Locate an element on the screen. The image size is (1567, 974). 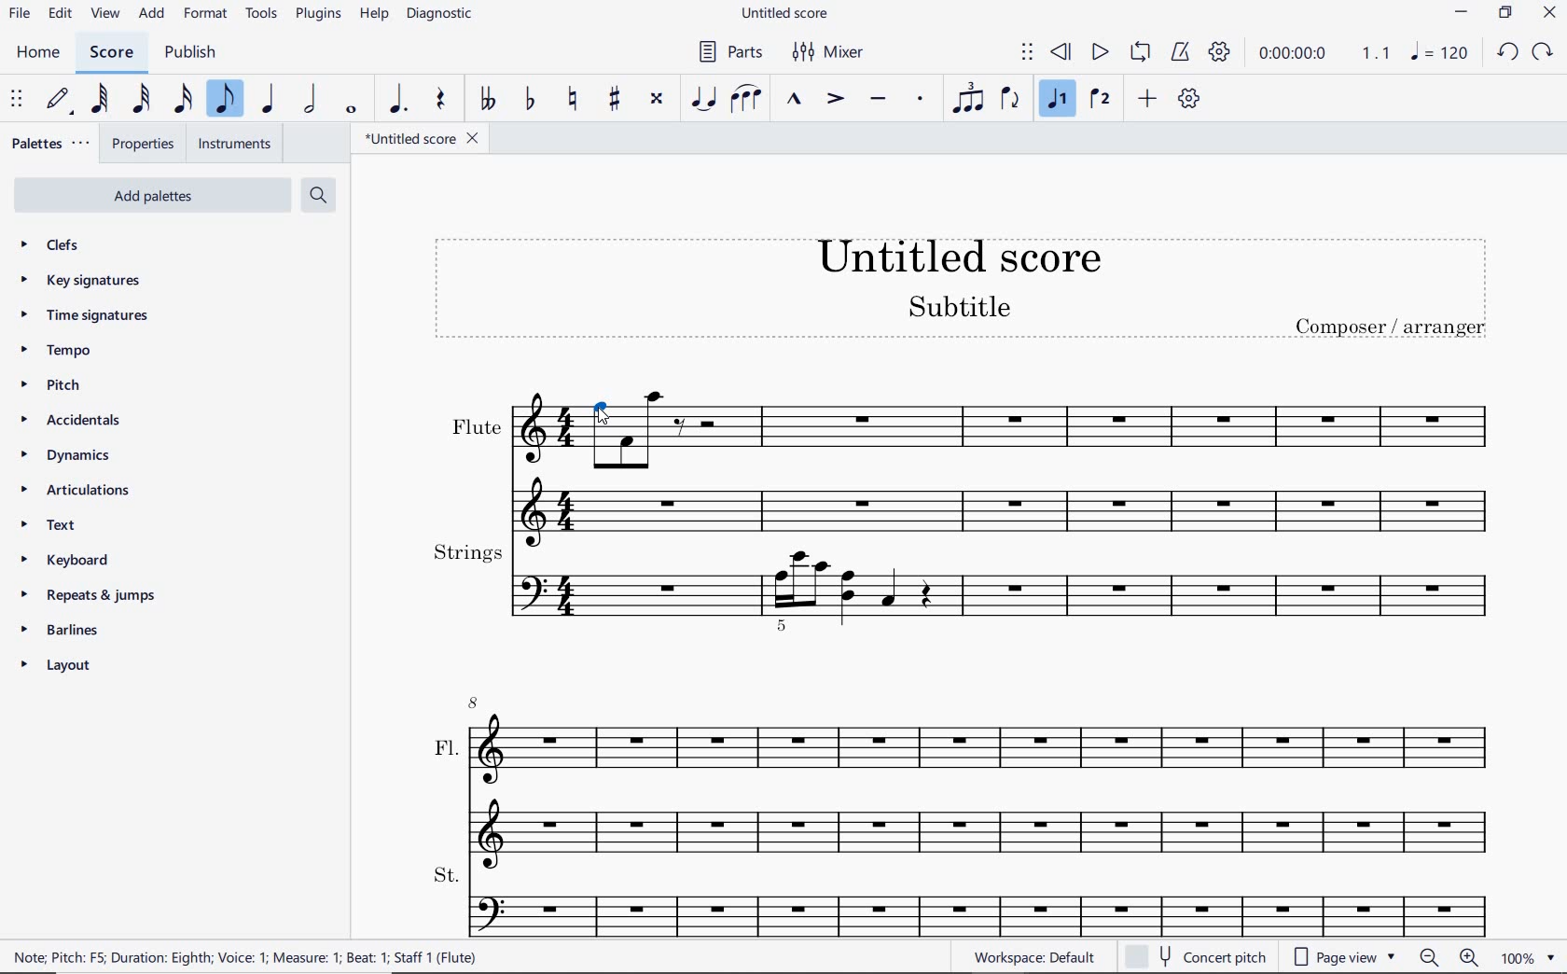
PLAY TIME is located at coordinates (1323, 52).